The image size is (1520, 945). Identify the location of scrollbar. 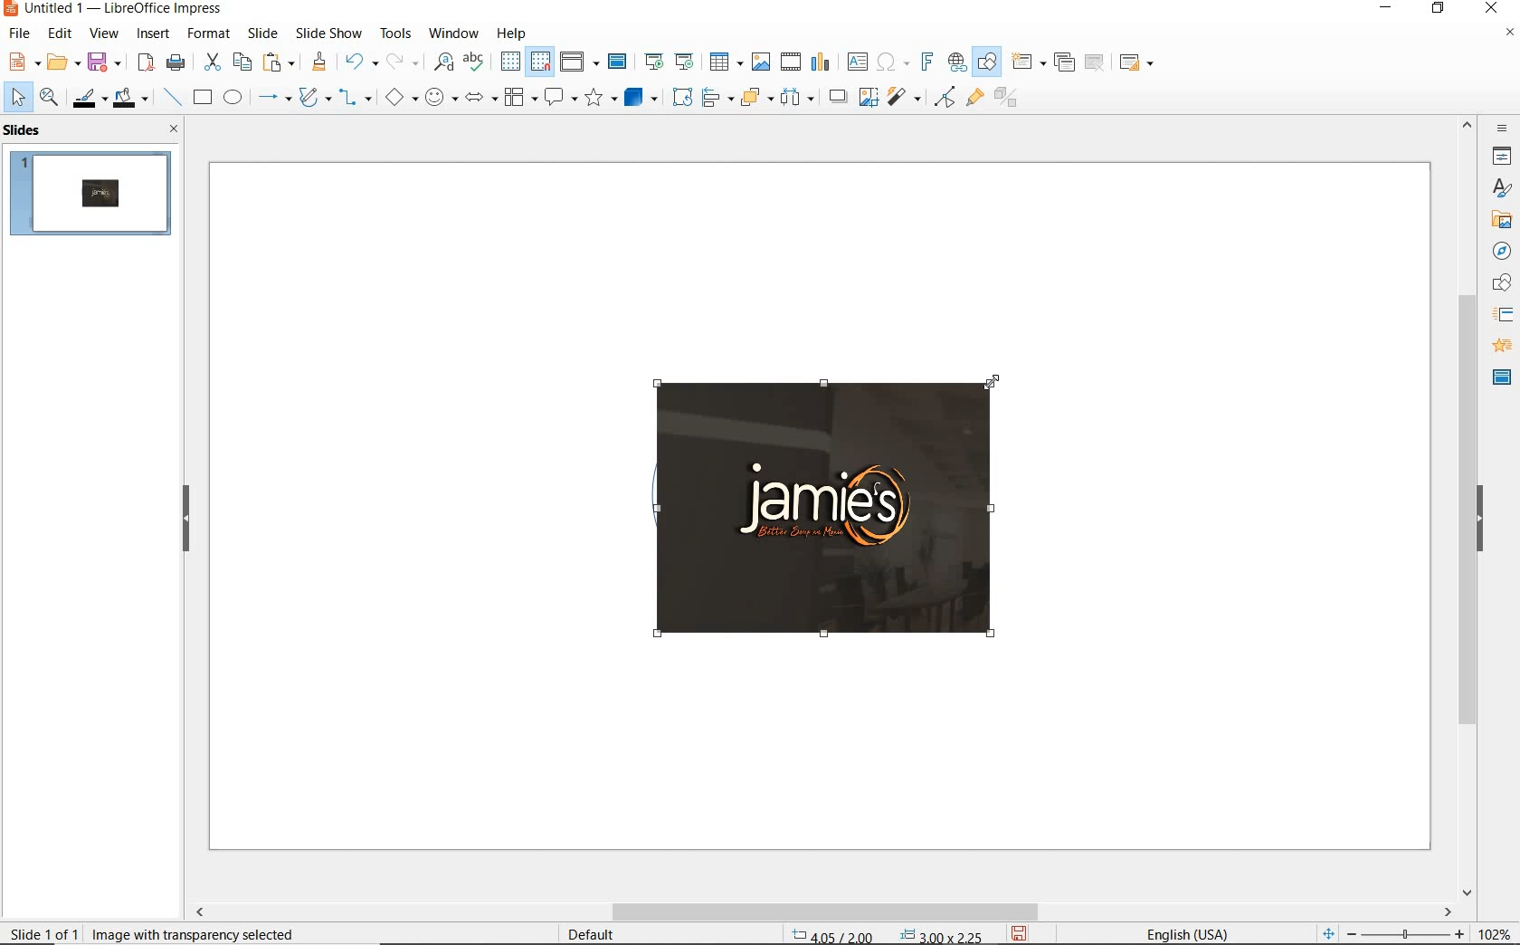
(1468, 506).